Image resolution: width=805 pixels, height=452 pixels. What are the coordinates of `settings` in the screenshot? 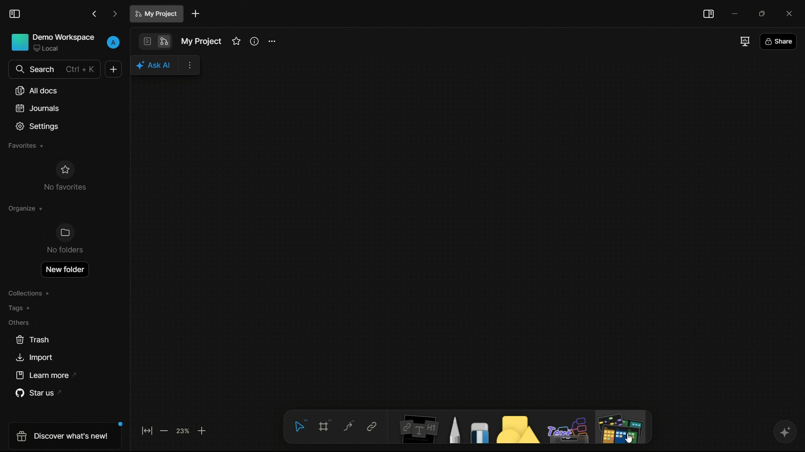 It's located at (38, 126).